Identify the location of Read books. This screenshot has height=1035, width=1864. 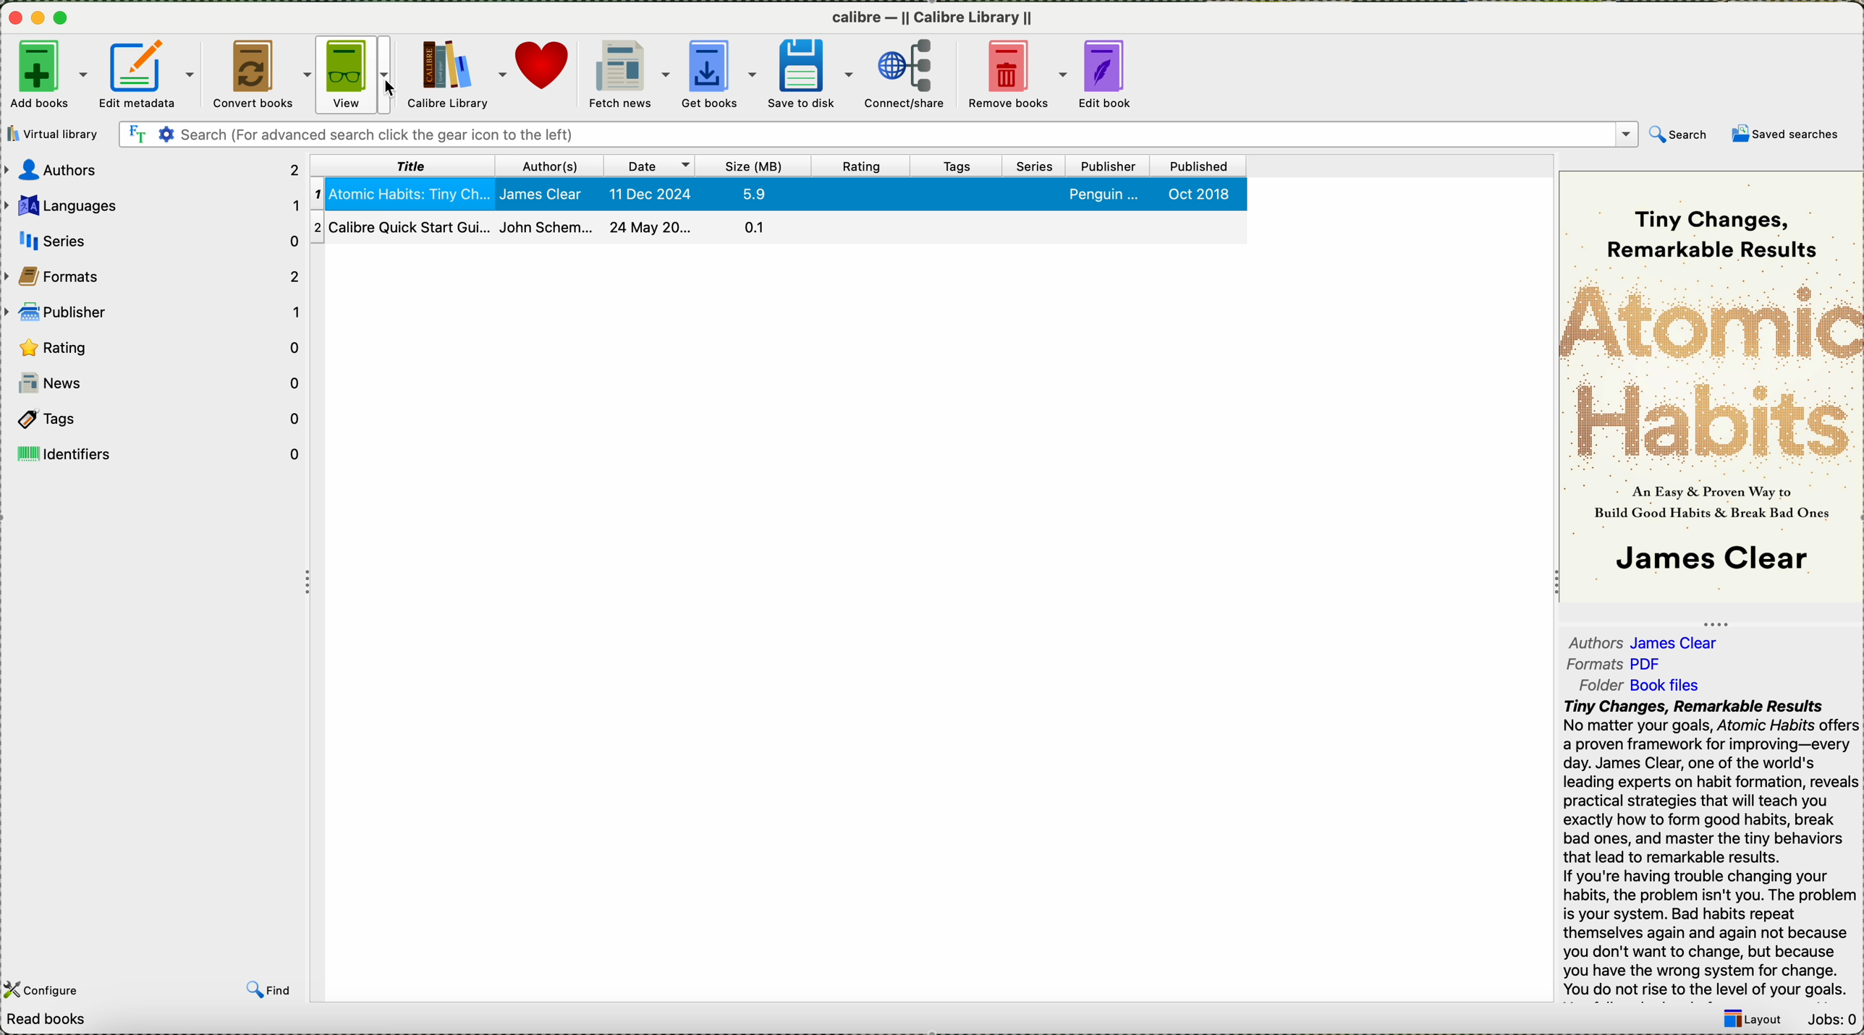
(175, 1022).